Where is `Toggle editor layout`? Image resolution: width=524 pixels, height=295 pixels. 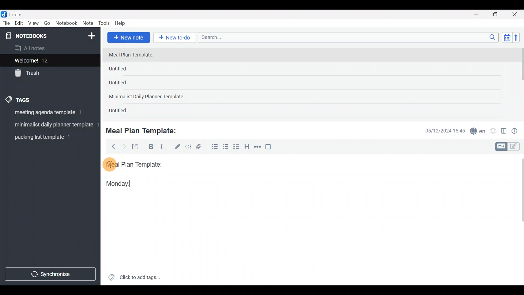 Toggle editor layout is located at coordinates (504, 132).